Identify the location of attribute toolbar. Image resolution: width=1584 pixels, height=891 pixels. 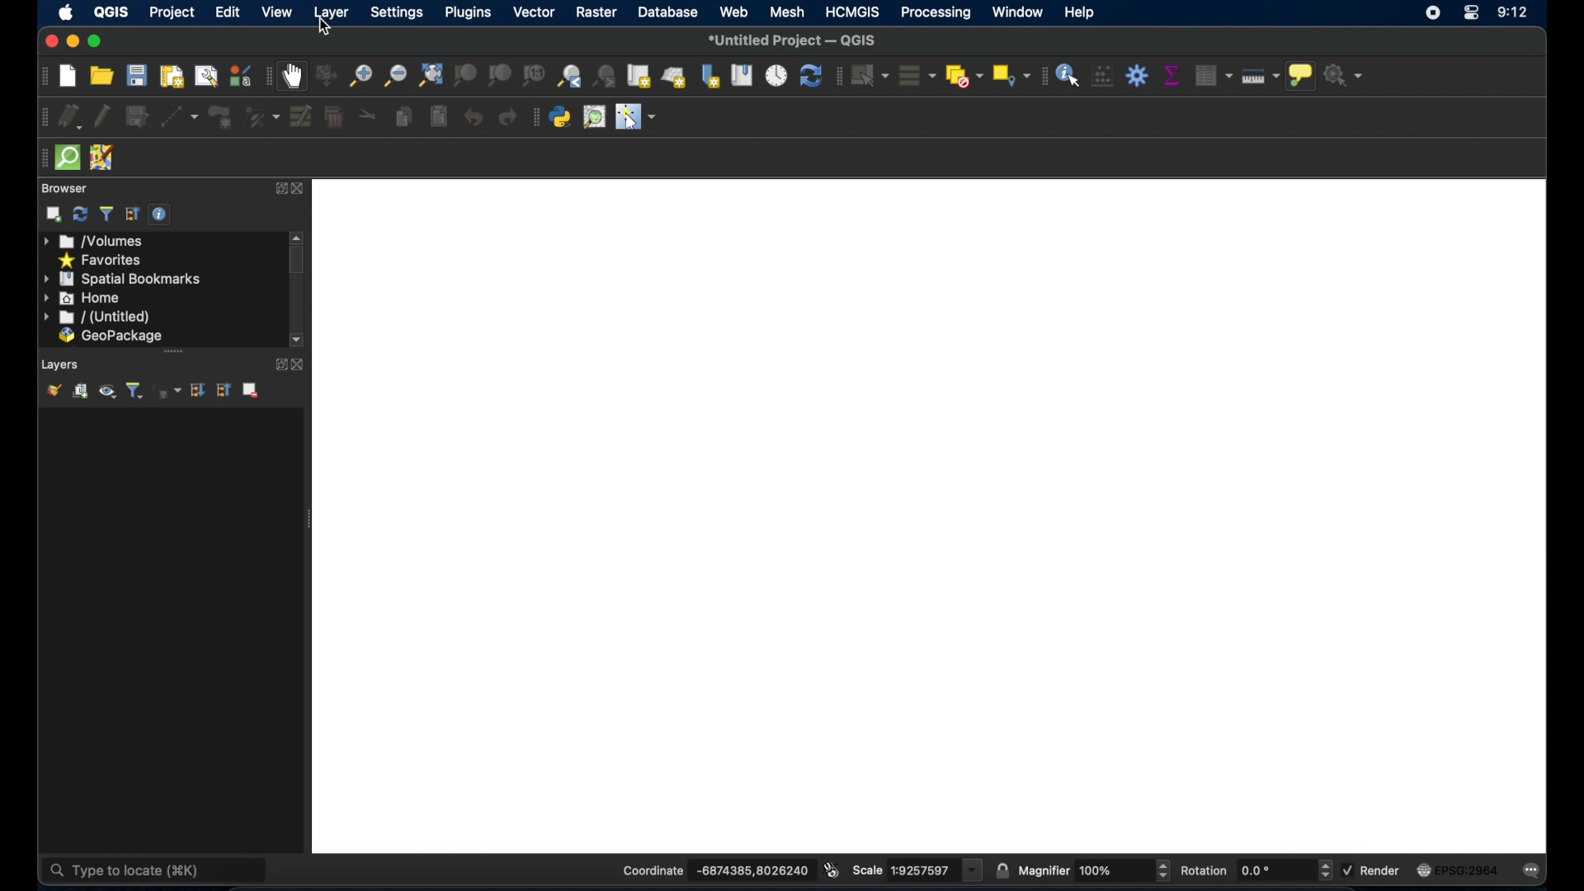
(1042, 77).